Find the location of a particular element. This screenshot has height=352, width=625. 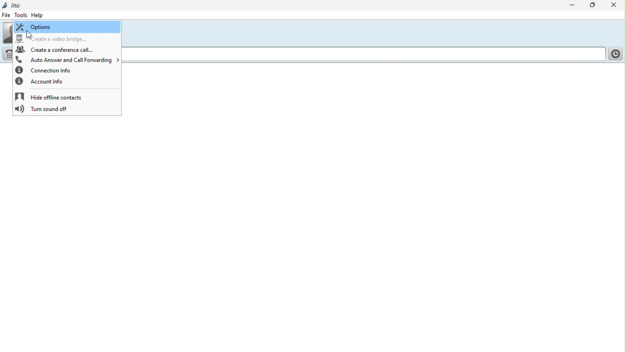

Create a conference call is located at coordinates (61, 49).